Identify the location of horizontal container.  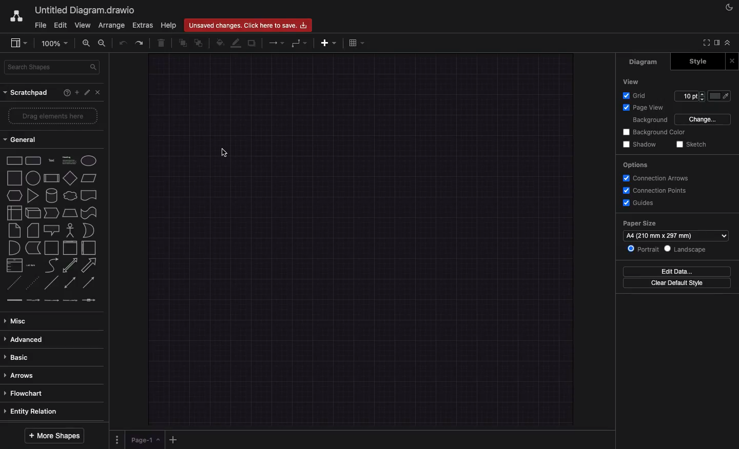
(89, 248).